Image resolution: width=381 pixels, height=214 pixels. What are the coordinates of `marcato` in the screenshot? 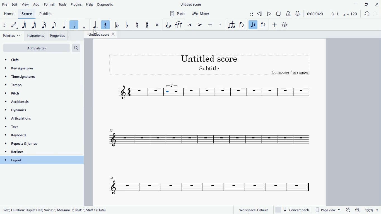 It's located at (191, 24).